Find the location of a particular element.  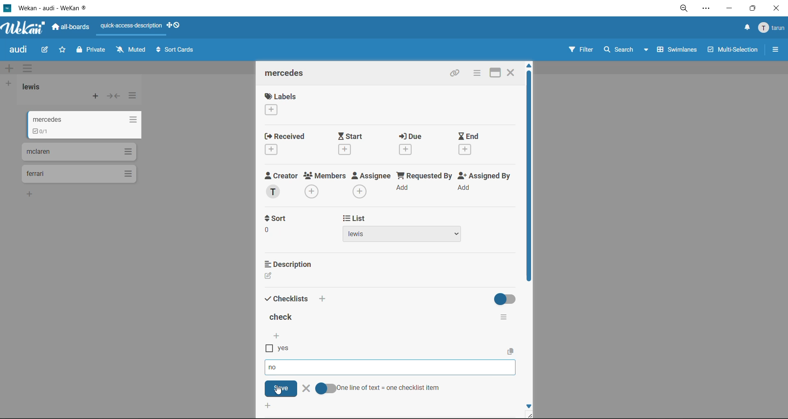

maximize is located at coordinates (751, 11).